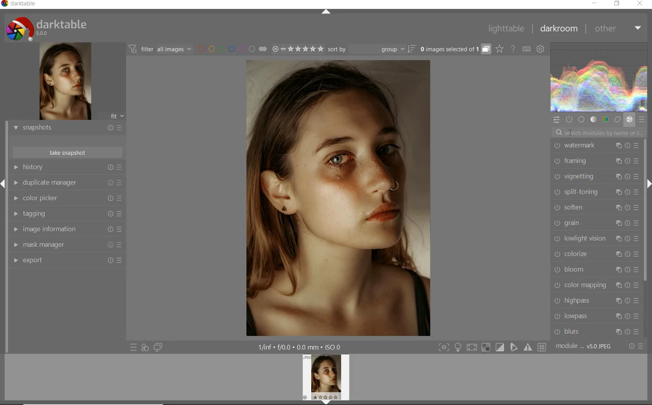  I want to click on WAVEFORM, so click(599, 77).